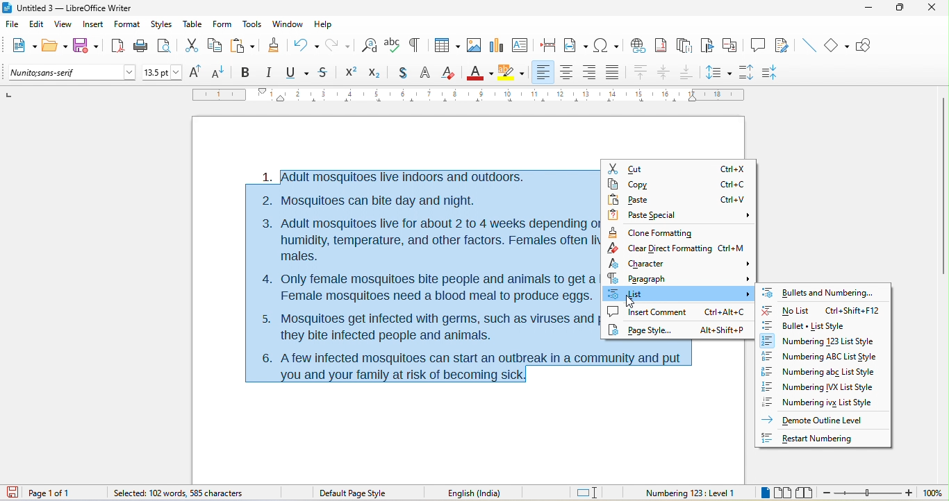  What do you see at coordinates (677, 263) in the screenshot?
I see `character` at bounding box center [677, 263].